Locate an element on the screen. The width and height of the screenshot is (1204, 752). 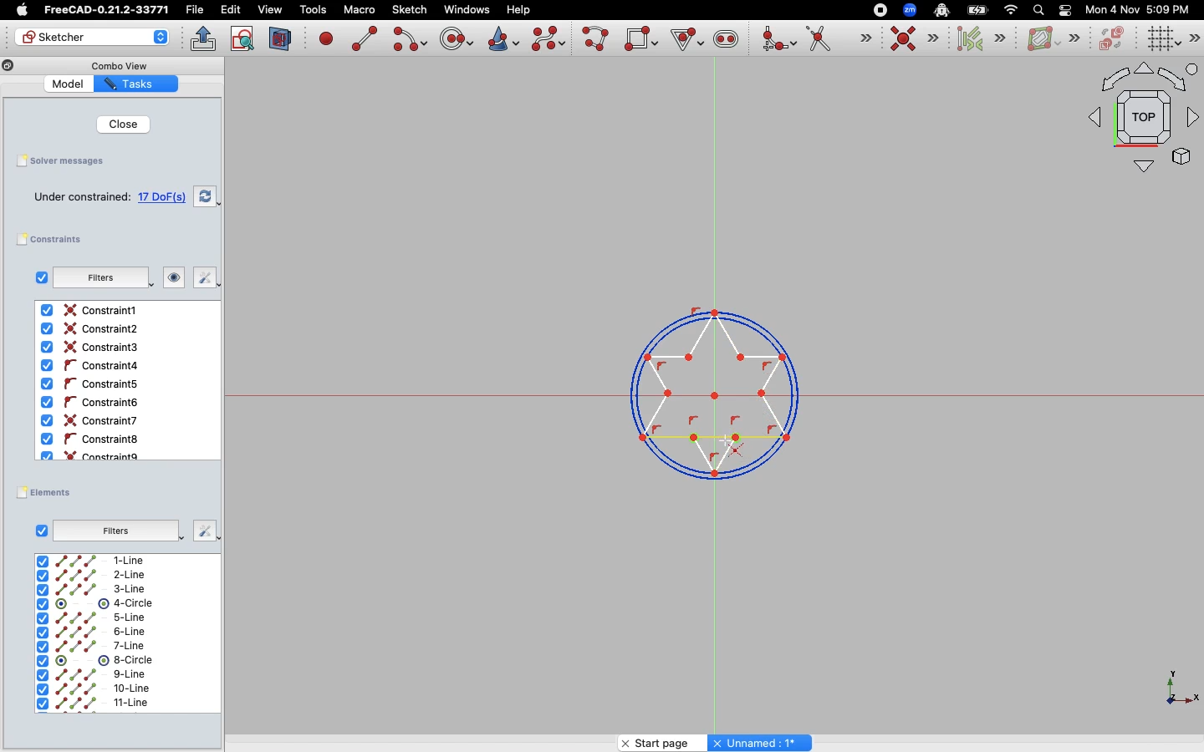
Cursor is located at coordinates (729, 440).